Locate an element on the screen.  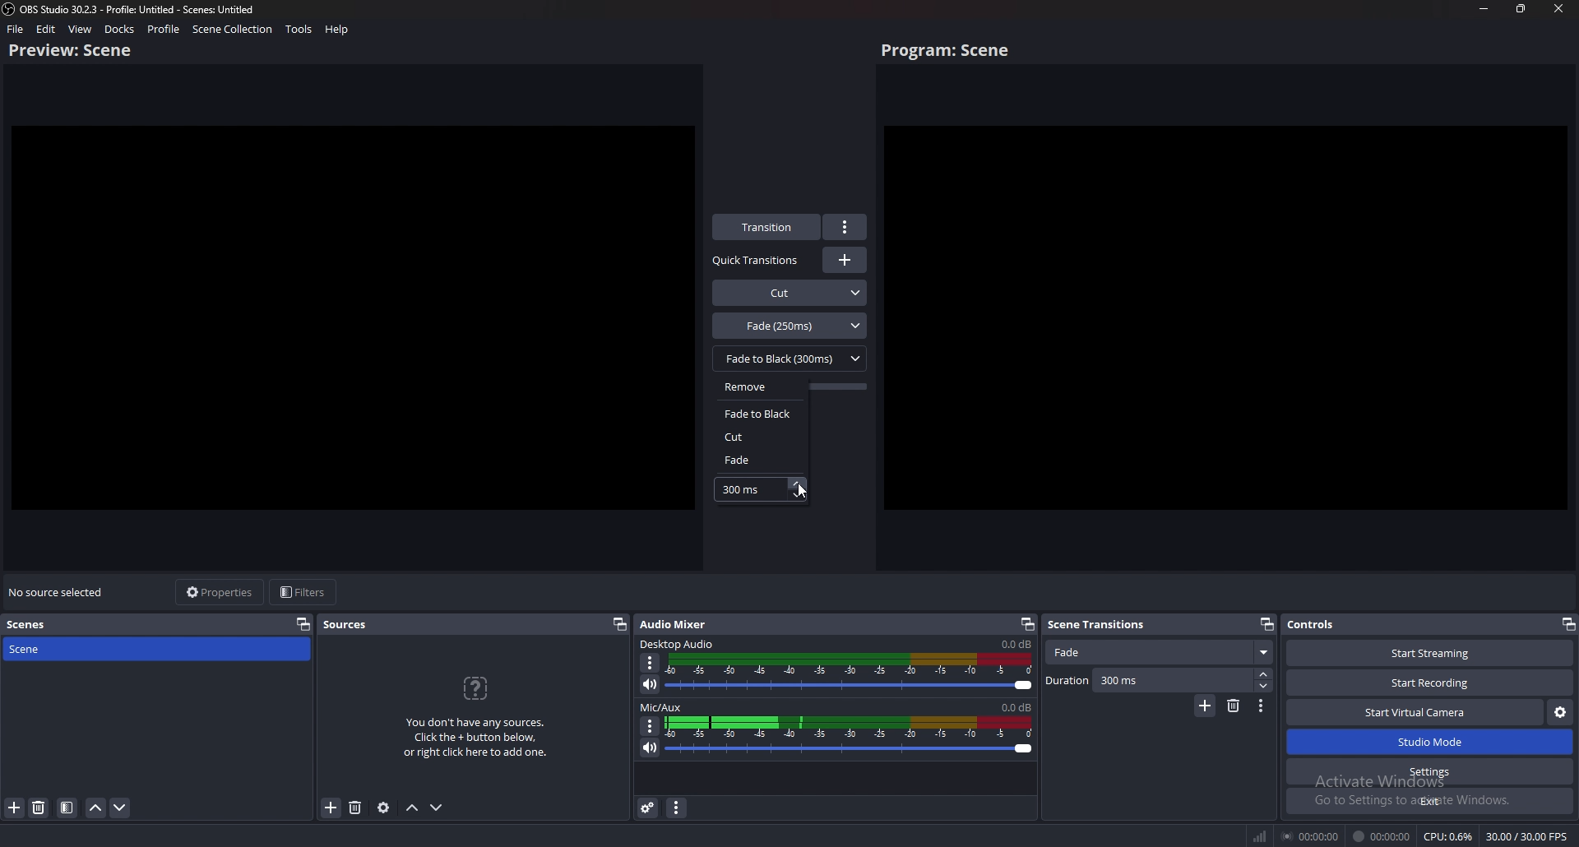
options is located at coordinates (846, 227).